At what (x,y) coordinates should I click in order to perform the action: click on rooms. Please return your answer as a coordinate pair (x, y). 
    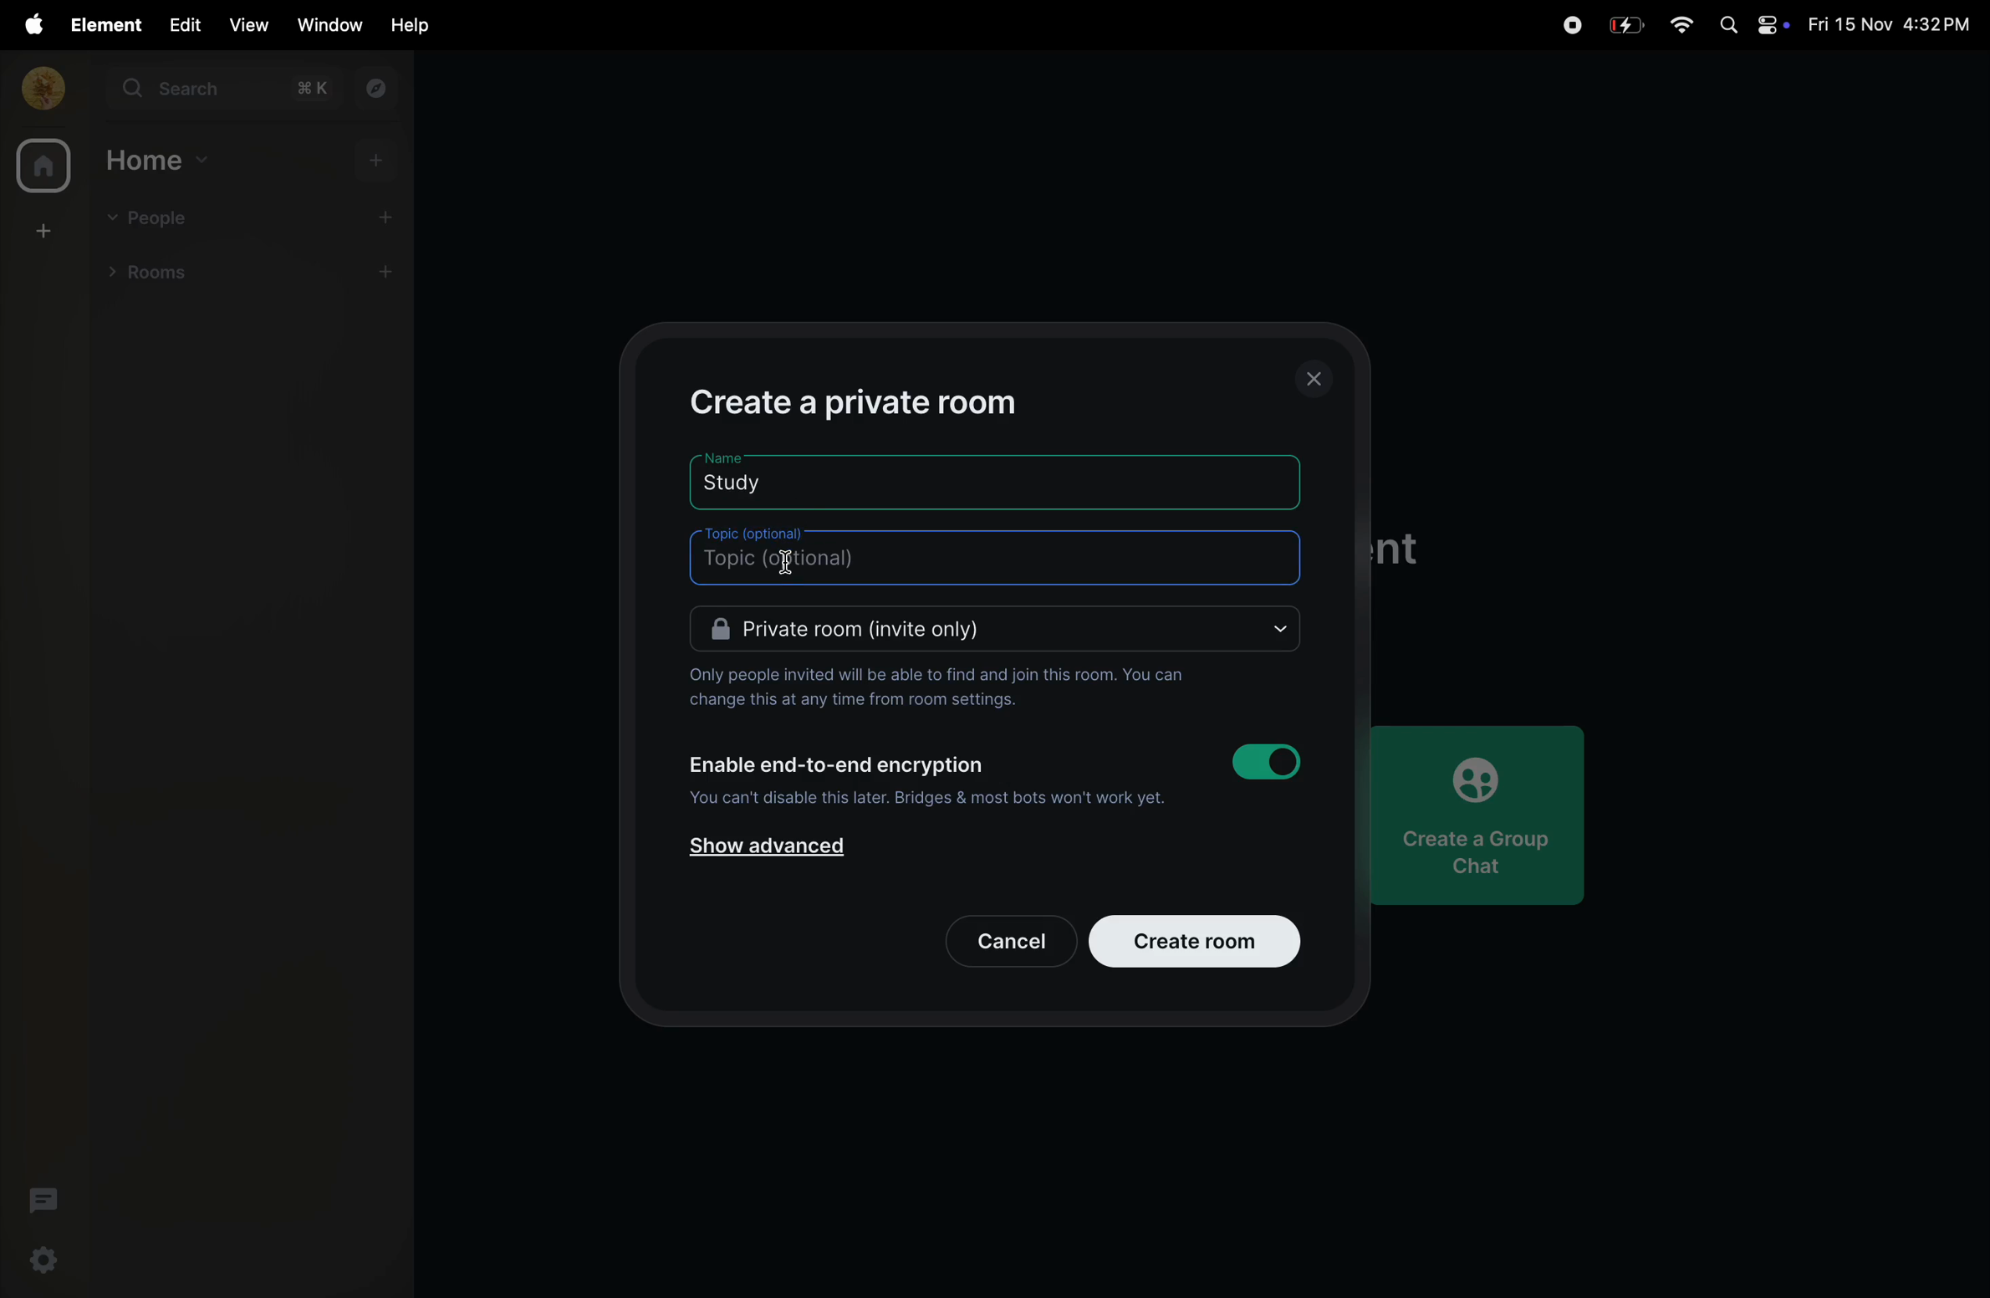
    Looking at the image, I should click on (165, 276).